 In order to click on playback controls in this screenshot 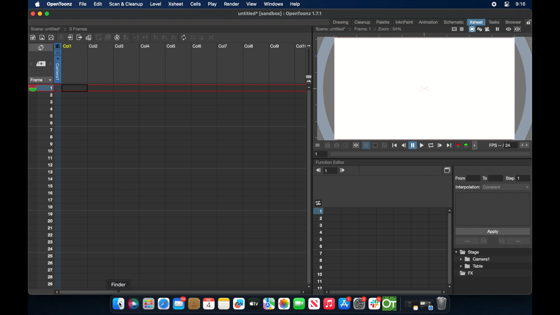, I will do `click(422, 146)`.